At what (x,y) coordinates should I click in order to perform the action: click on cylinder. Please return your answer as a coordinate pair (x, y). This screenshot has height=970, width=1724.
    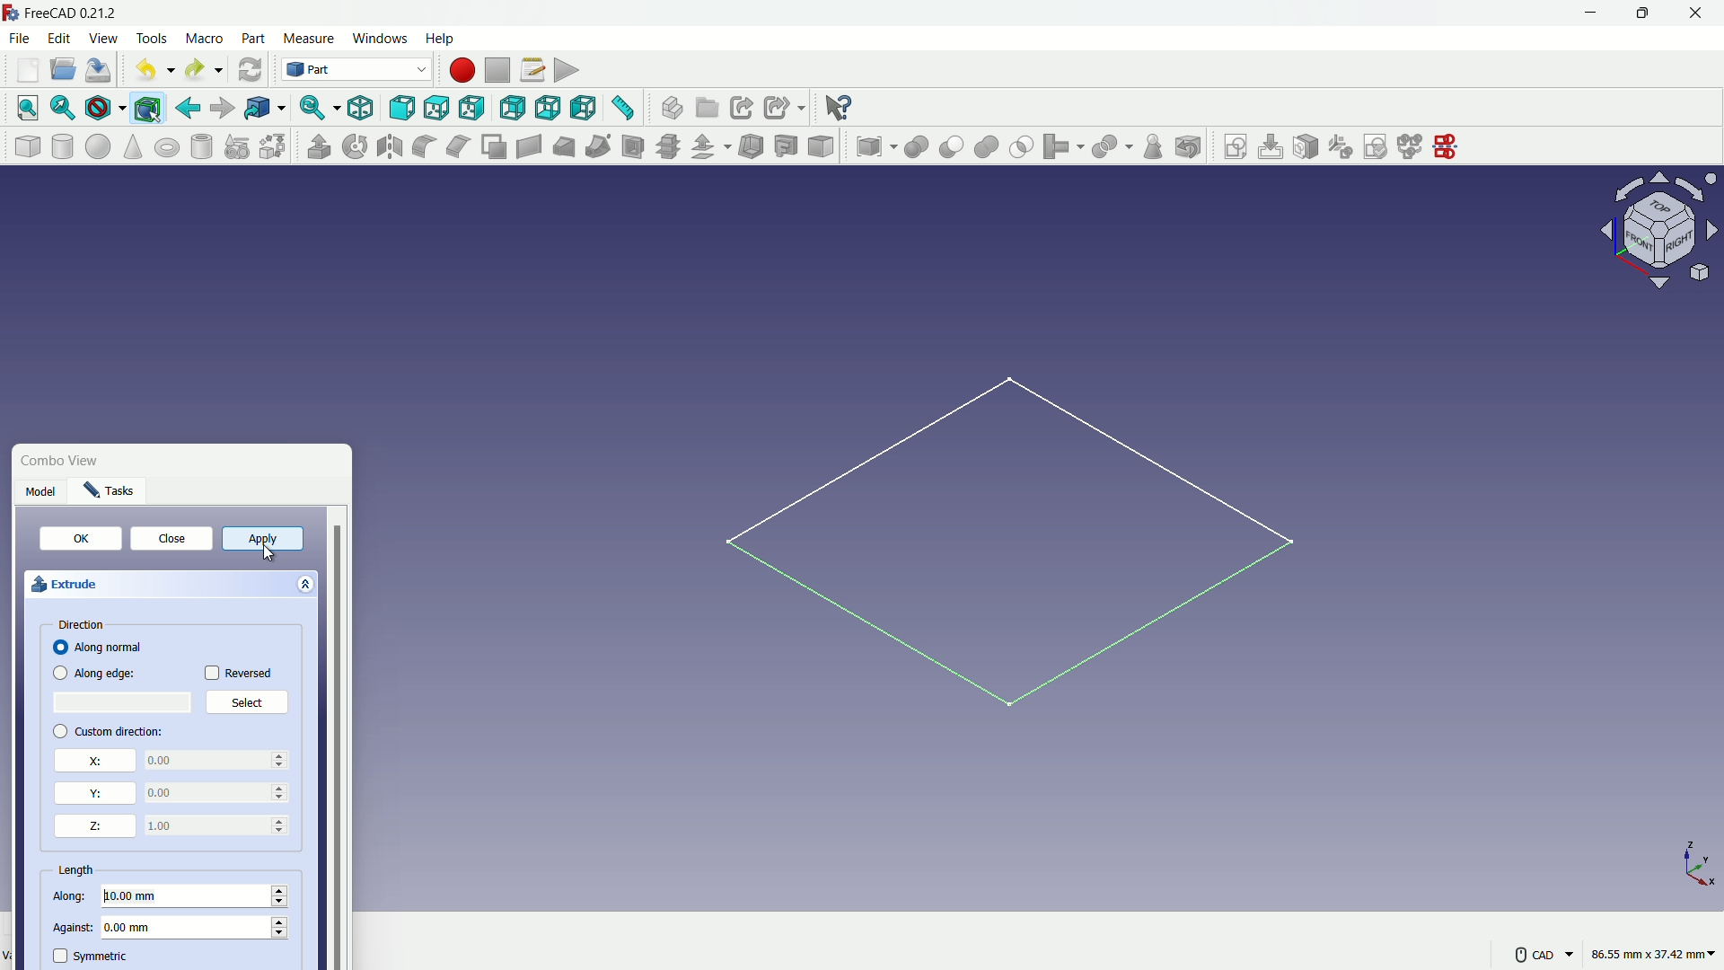
    Looking at the image, I should click on (63, 146).